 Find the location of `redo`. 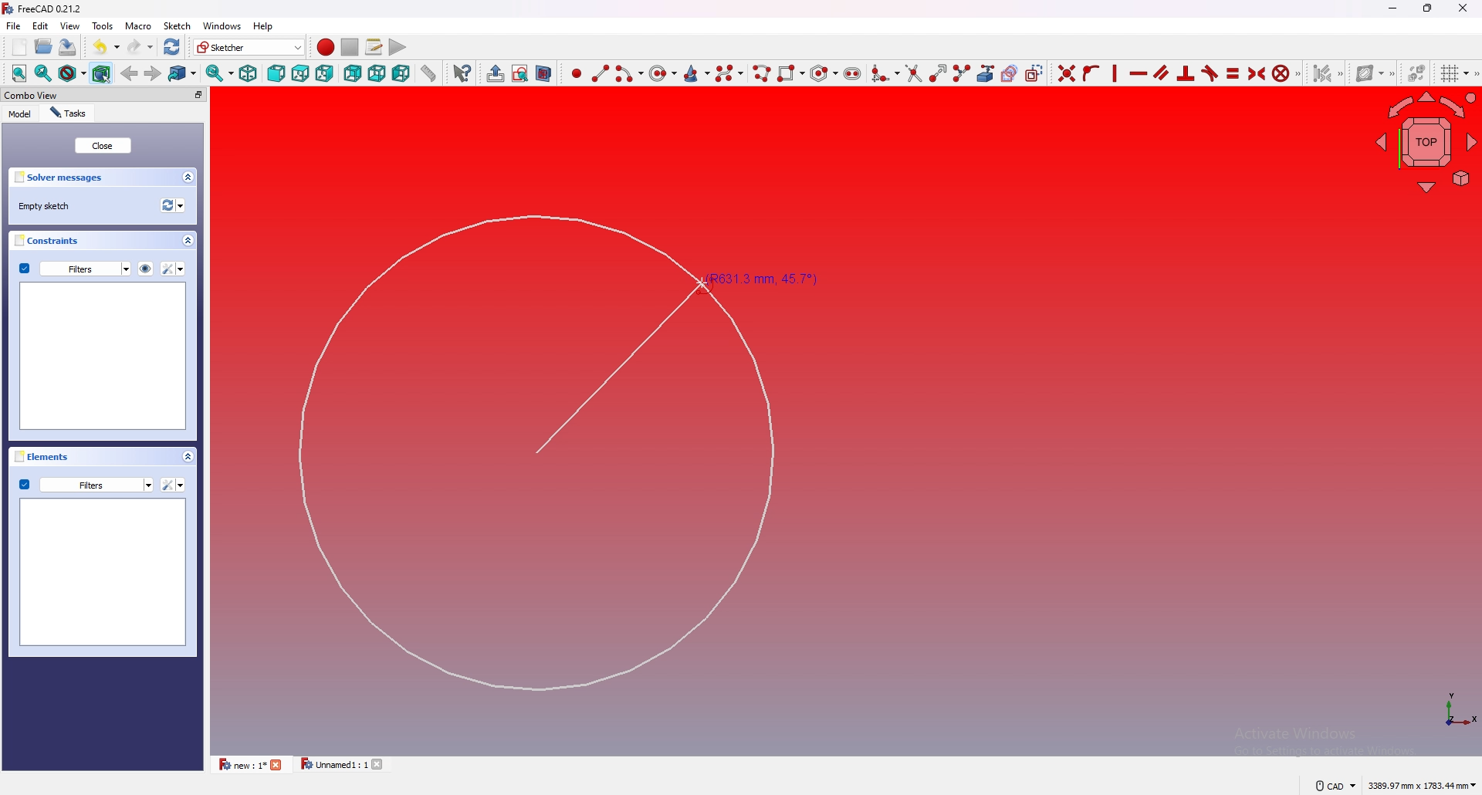

redo is located at coordinates (142, 46).